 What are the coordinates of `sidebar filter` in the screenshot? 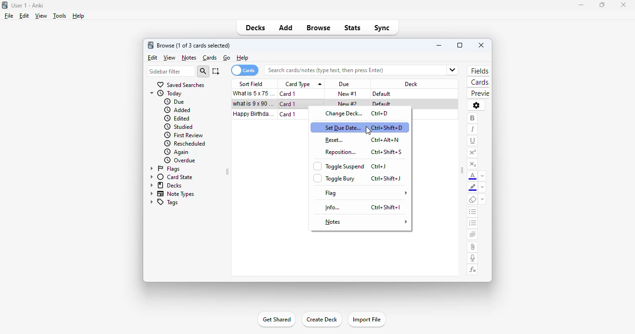 It's located at (172, 71).